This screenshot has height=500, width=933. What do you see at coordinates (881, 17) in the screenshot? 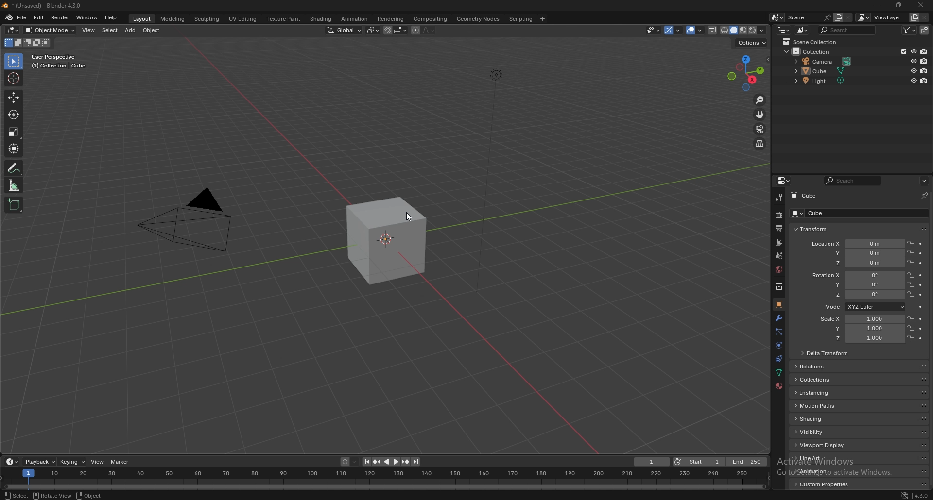
I see `viewlayer` at bounding box center [881, 17].